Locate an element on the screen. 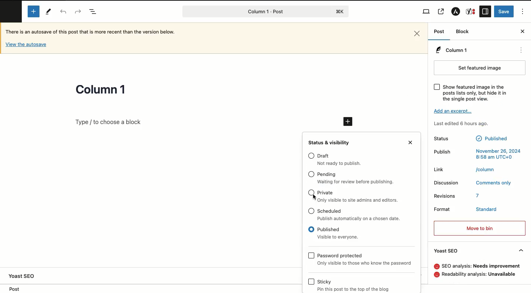  Add block is located at coordinates (201, 122).